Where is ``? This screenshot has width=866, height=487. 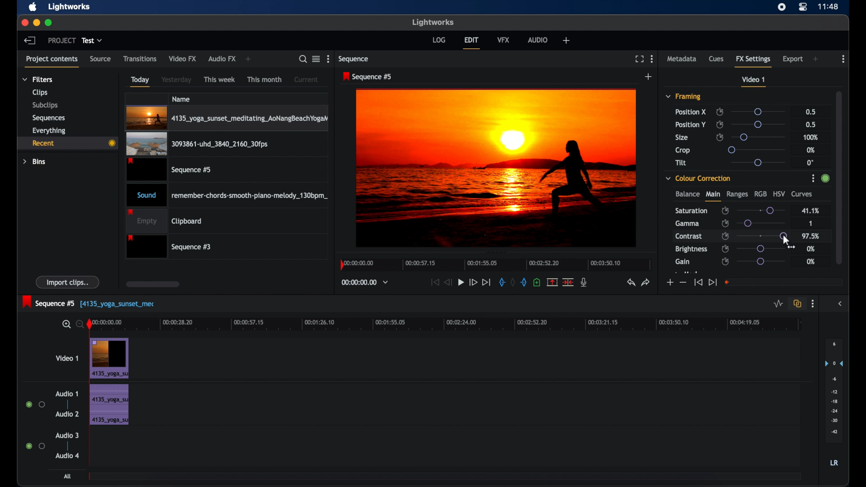
 is located at coordinates (714, 196).